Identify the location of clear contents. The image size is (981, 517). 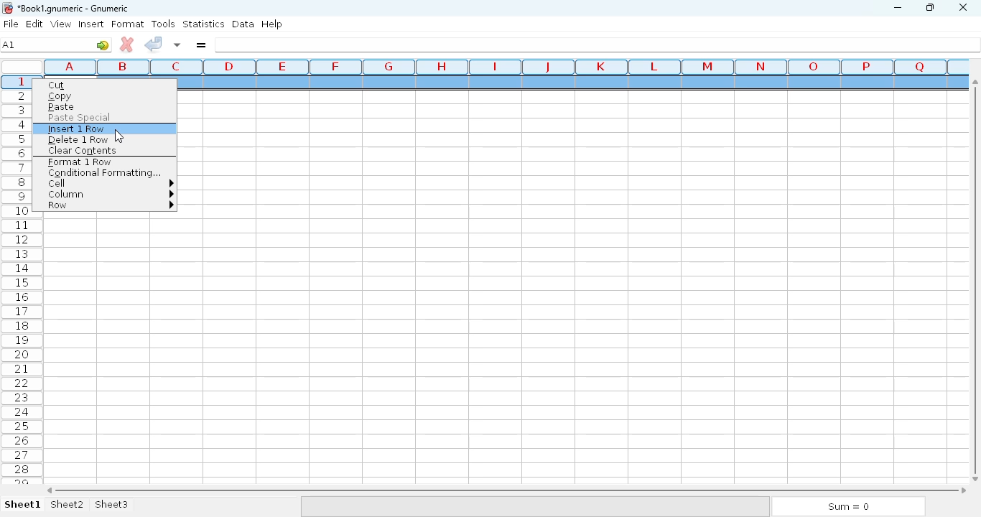
(83, 151).